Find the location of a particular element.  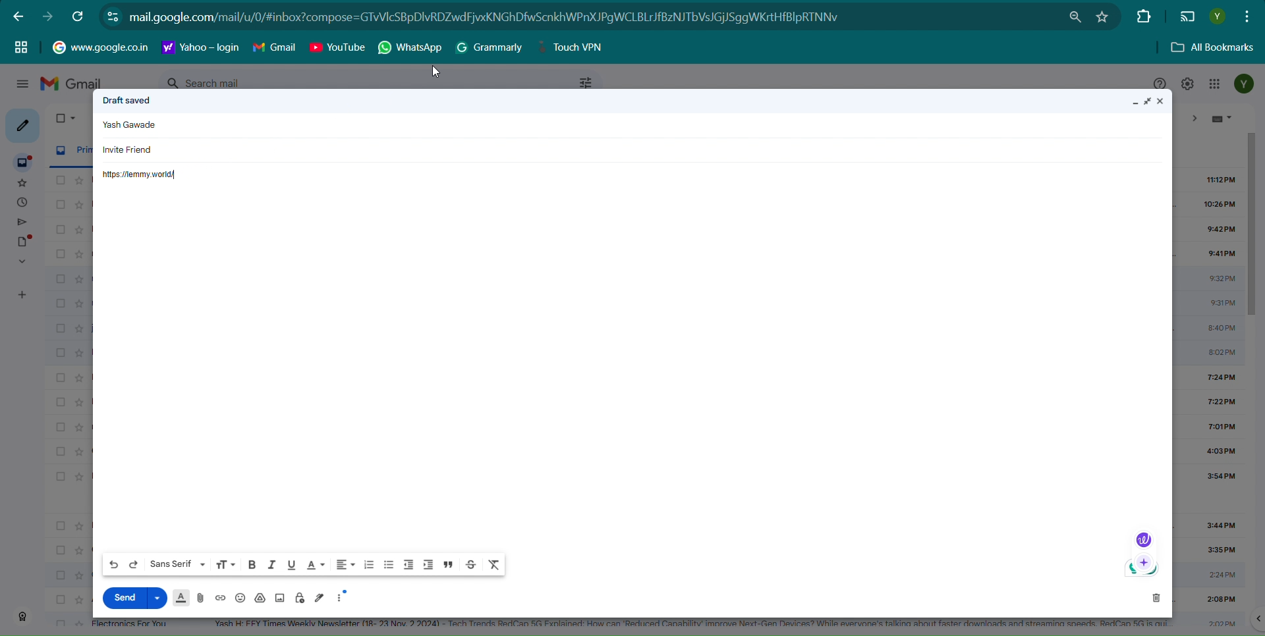

Insert Link is located at coordinates (219, 598).